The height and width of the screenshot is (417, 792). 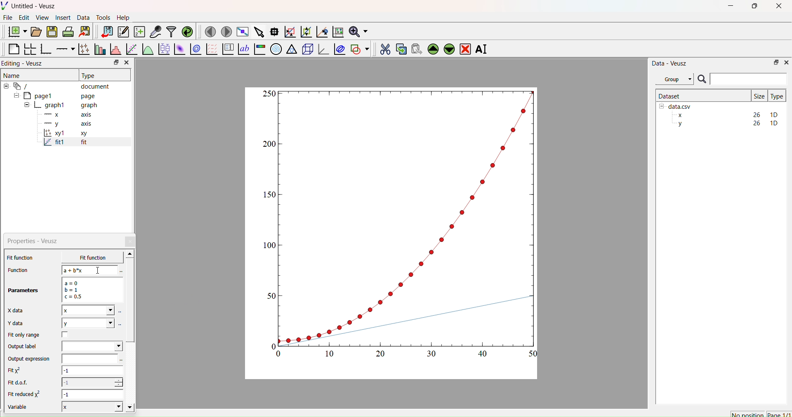 I want to click on Rename, so click(x=483, y=49).